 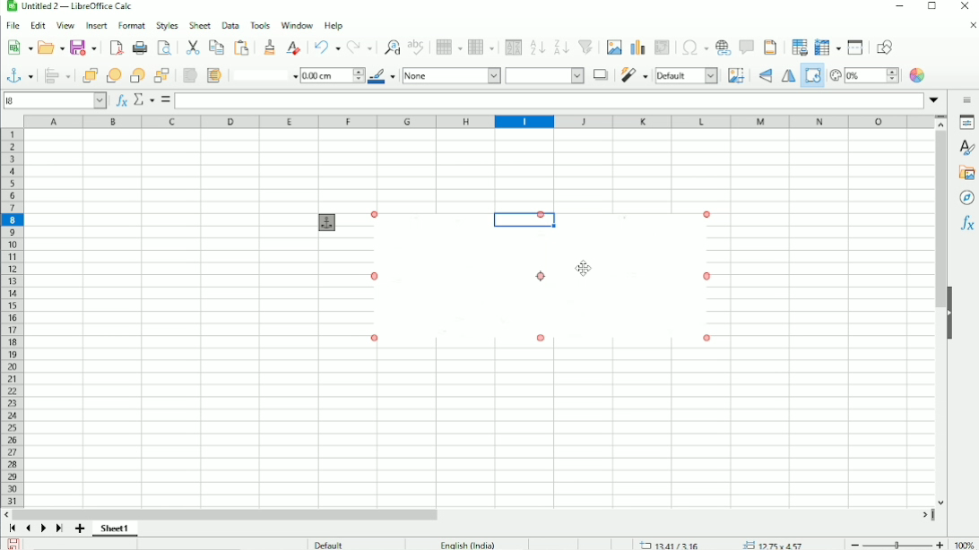 I want to click on Clone formatting, so click(x=268, y=47).